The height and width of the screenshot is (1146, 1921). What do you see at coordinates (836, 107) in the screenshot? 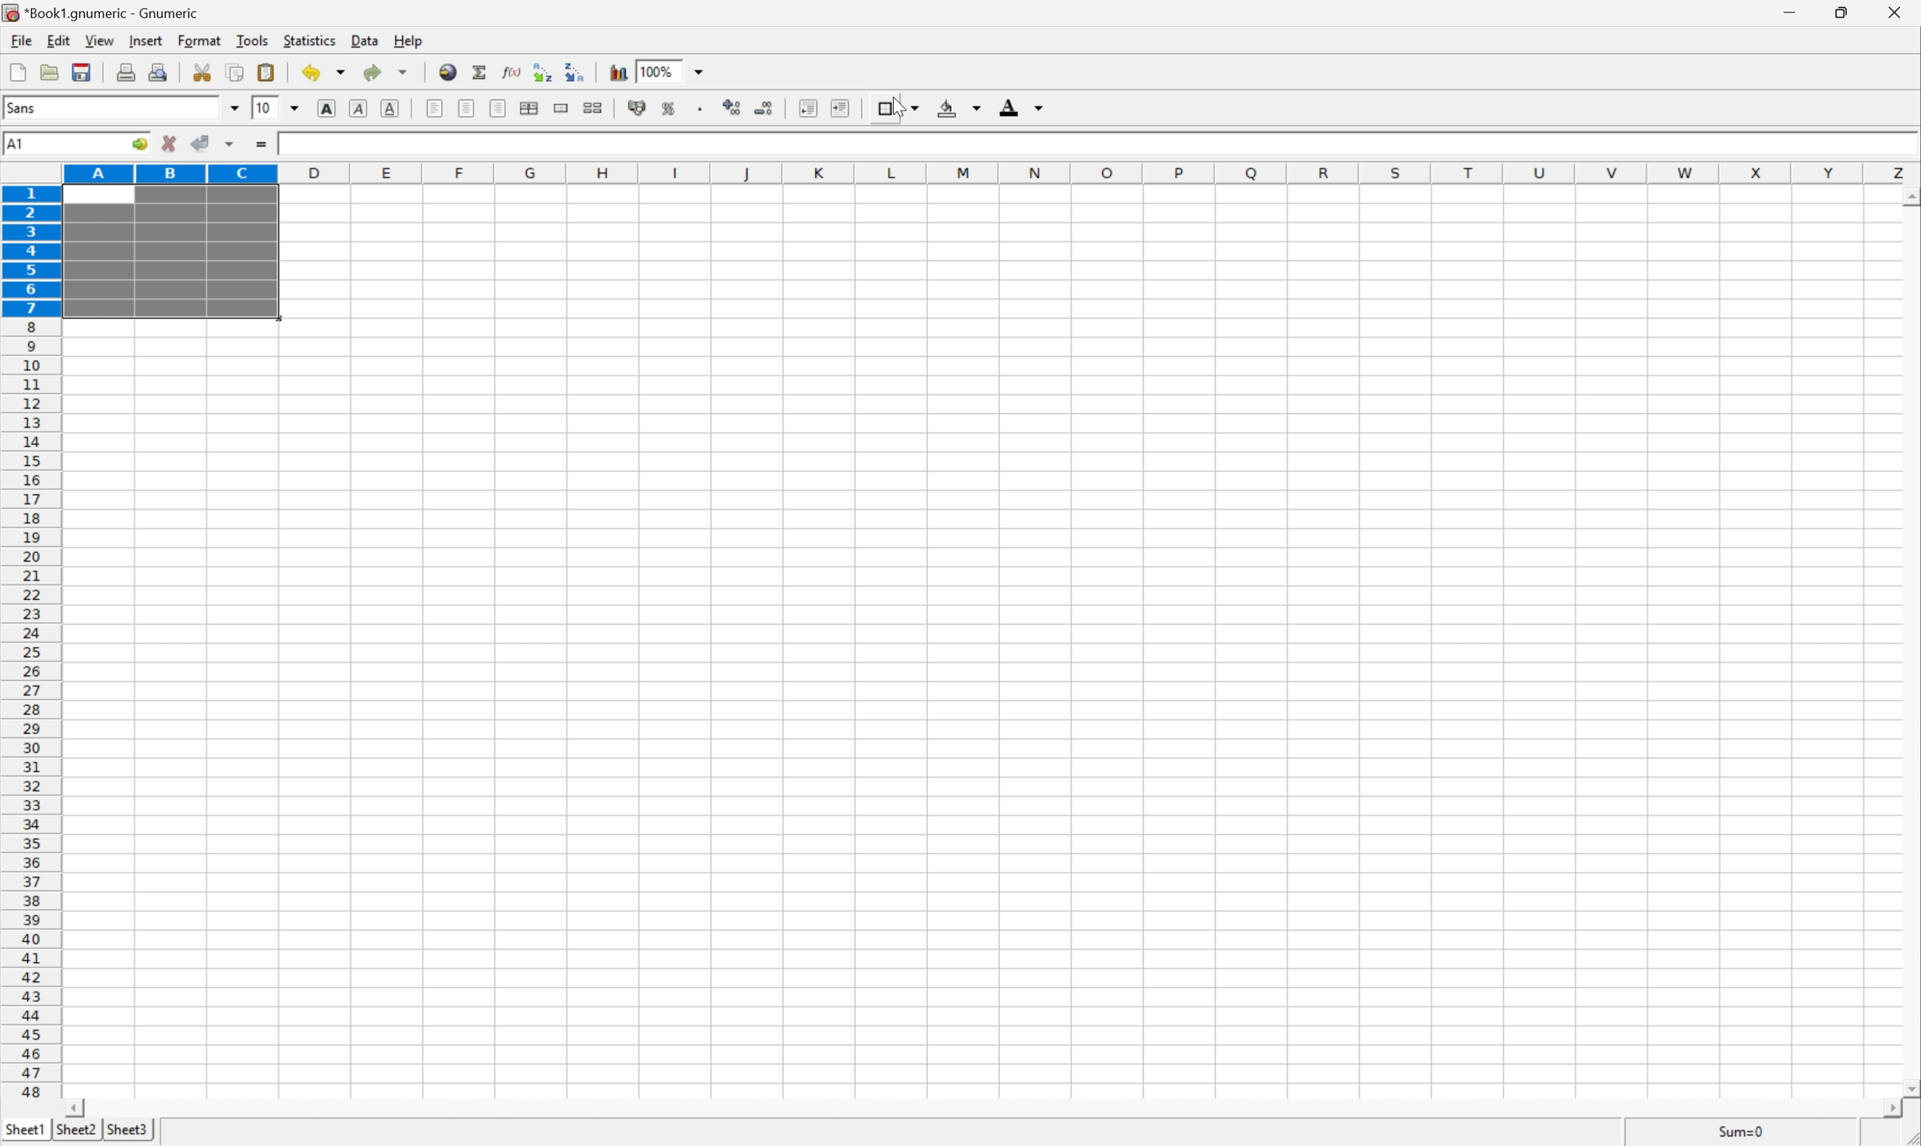
I see `increase indent` at bounding box center [836, 107].